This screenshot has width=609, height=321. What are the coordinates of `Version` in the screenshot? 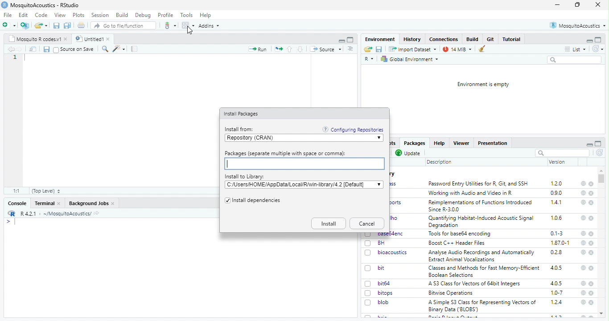 It's located at (558, 162).